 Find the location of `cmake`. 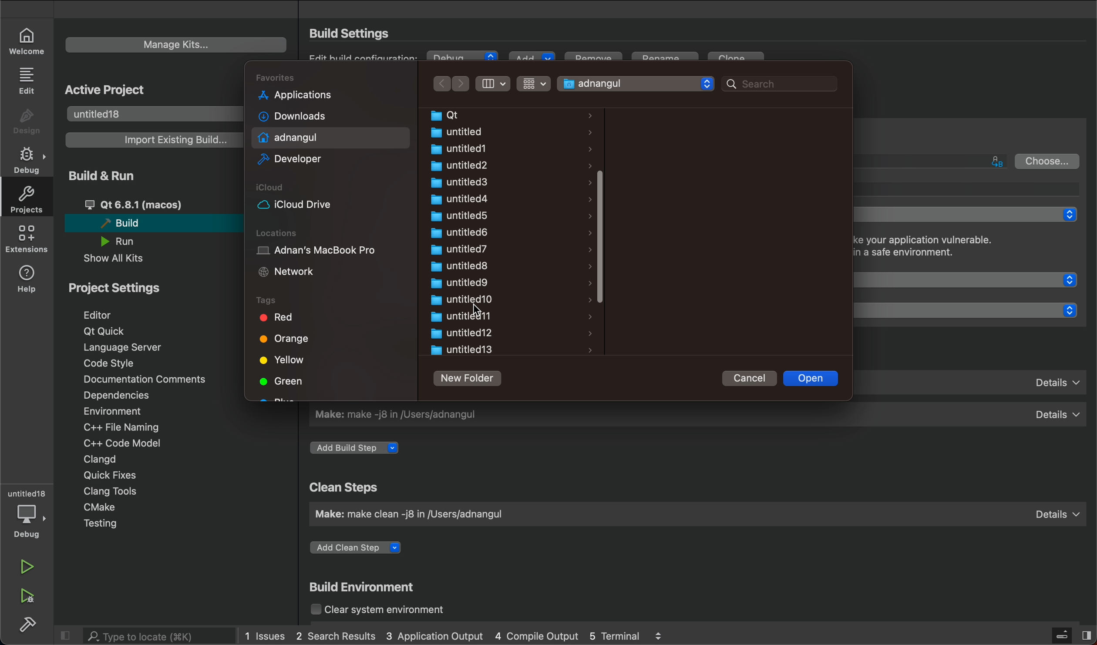

cmake is located at coordinates (102, 507).